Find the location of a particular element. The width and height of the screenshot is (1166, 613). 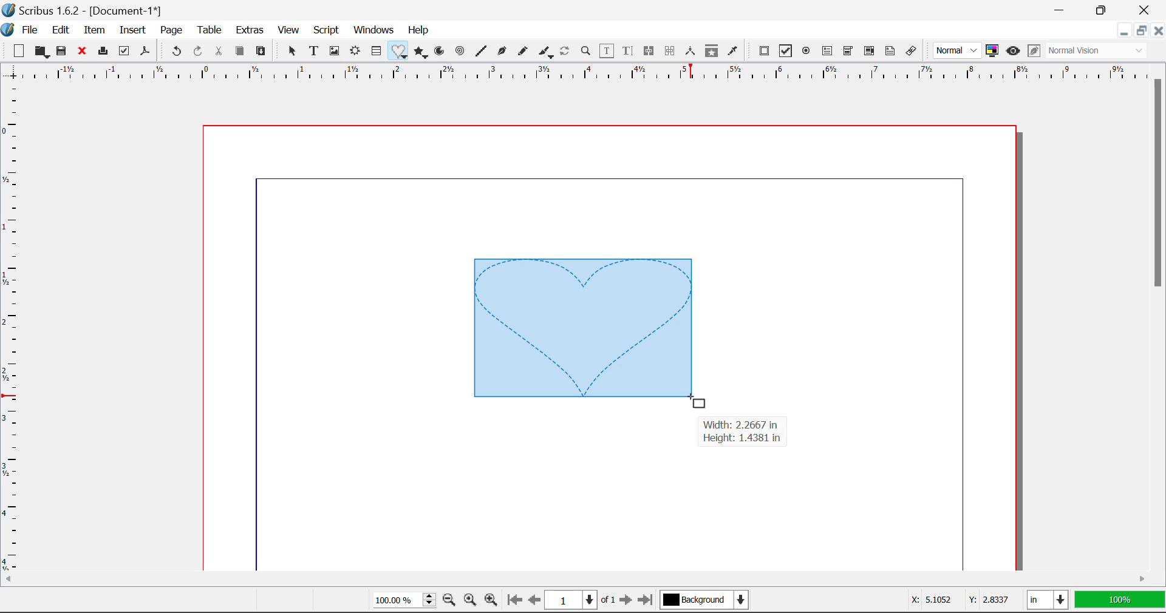

in is located at coordinates (1047, 600).